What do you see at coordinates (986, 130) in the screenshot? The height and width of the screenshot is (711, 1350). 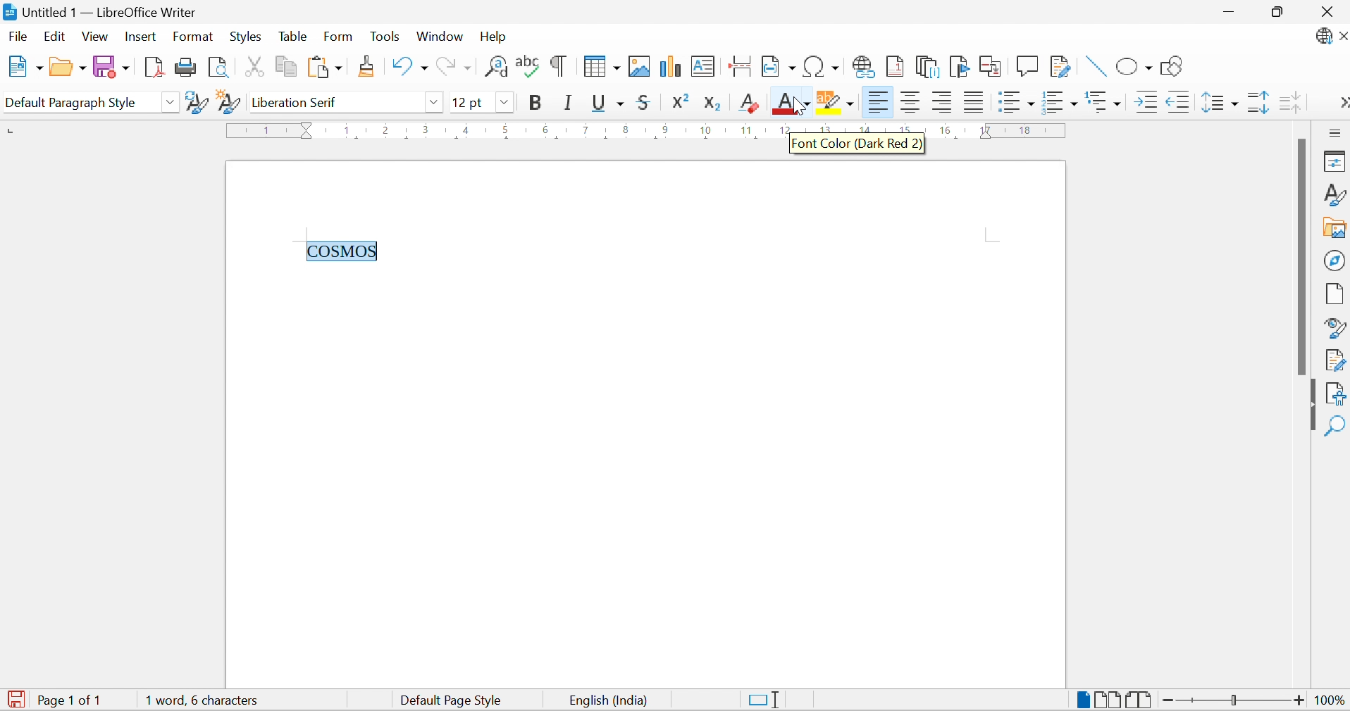 I see `17` at bounding box center [986, 130].